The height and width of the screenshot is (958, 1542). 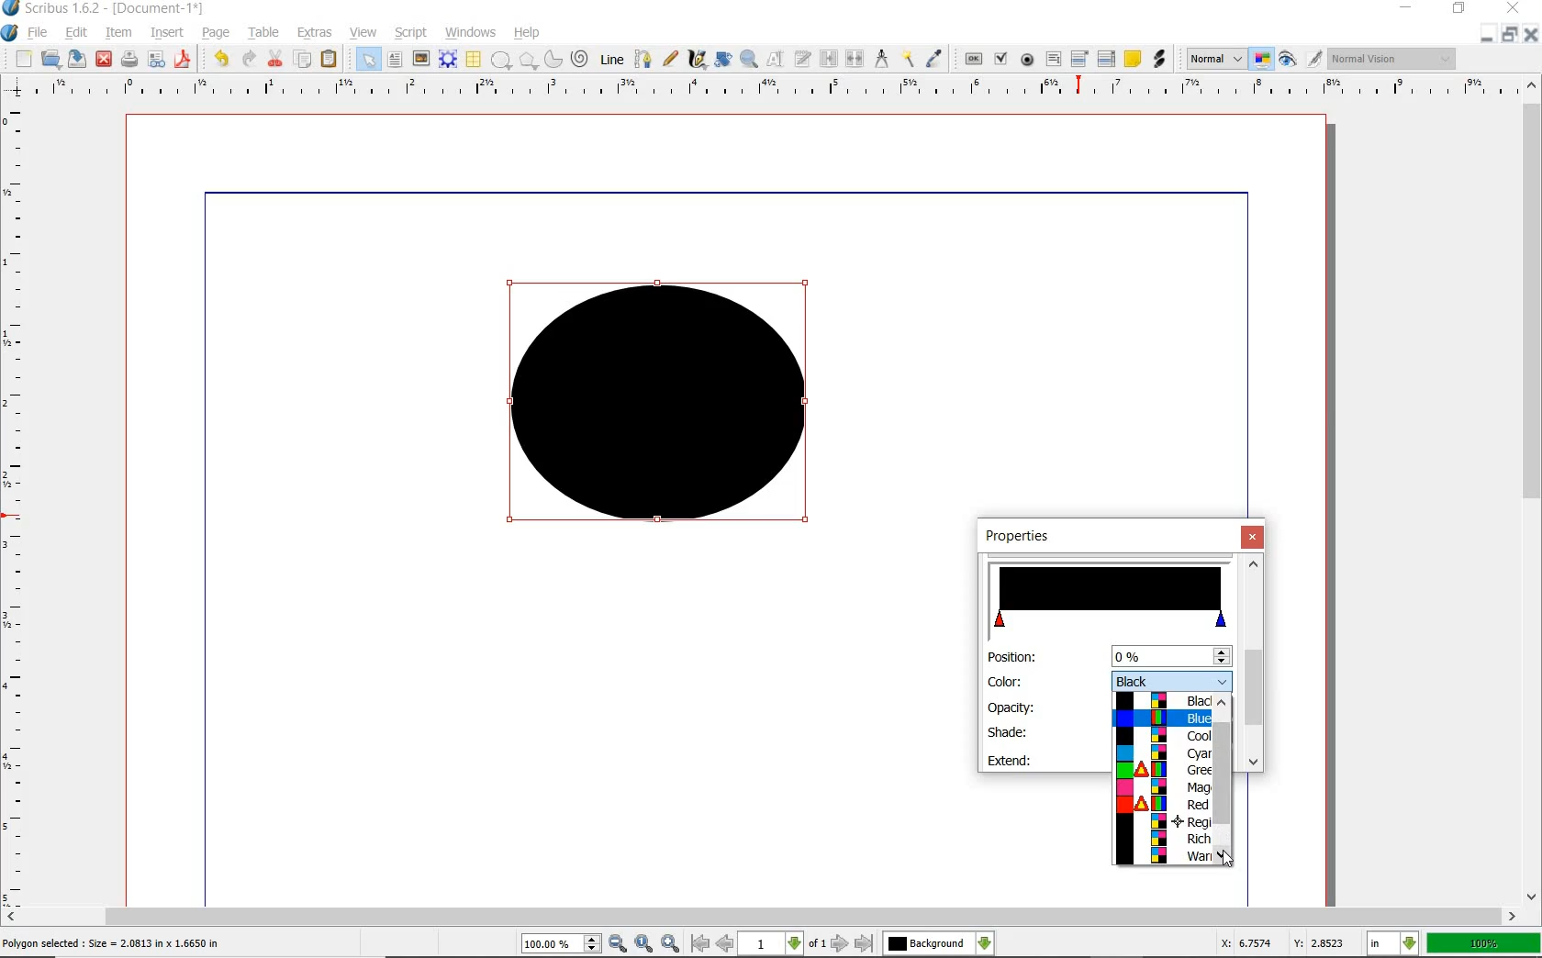 I want to click on FILE, so click(x=39, y=32).